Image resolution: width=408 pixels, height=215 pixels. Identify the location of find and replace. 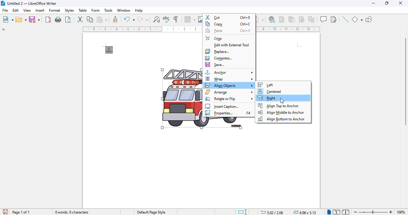
(157, 19).